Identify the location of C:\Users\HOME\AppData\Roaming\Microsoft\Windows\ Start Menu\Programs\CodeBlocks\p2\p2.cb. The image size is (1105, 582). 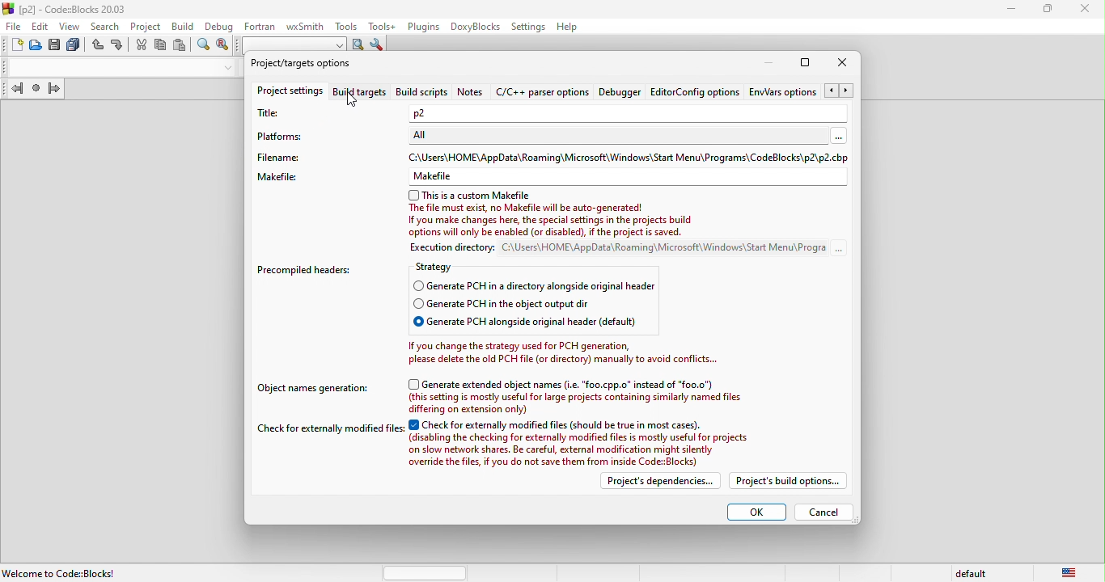
(625, 158).